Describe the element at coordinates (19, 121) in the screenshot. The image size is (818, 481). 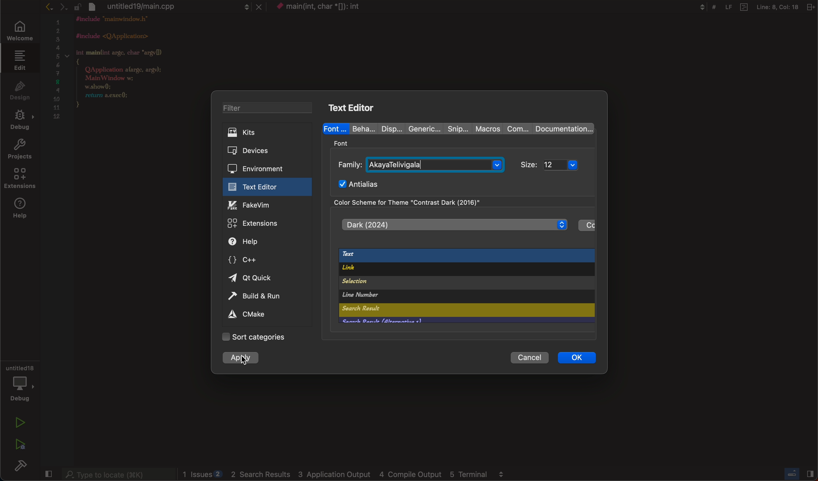
I see `debug` at that location.